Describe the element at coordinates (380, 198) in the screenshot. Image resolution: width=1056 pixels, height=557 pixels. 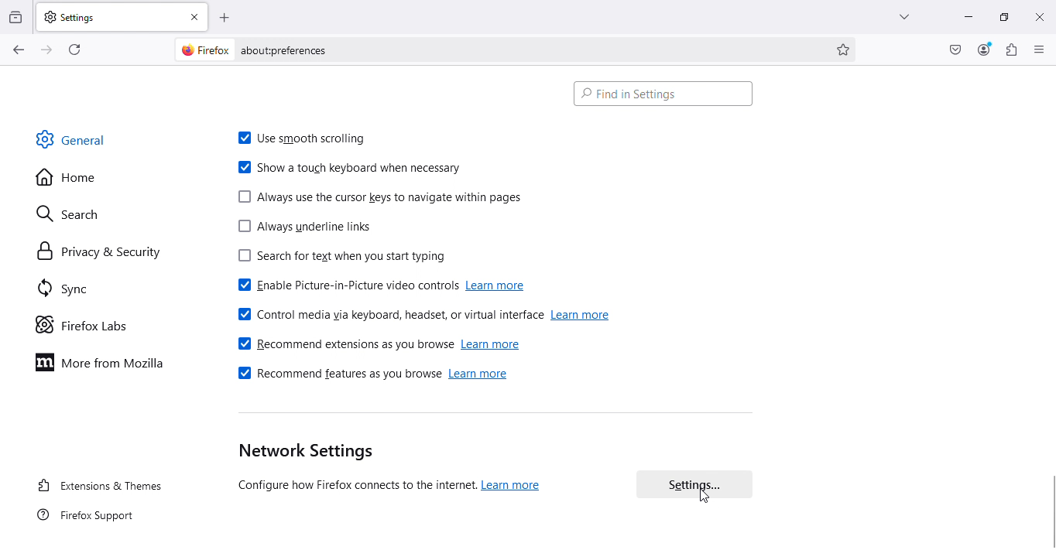
I see `Always use the cursor keys to navigate within pages` at that location.